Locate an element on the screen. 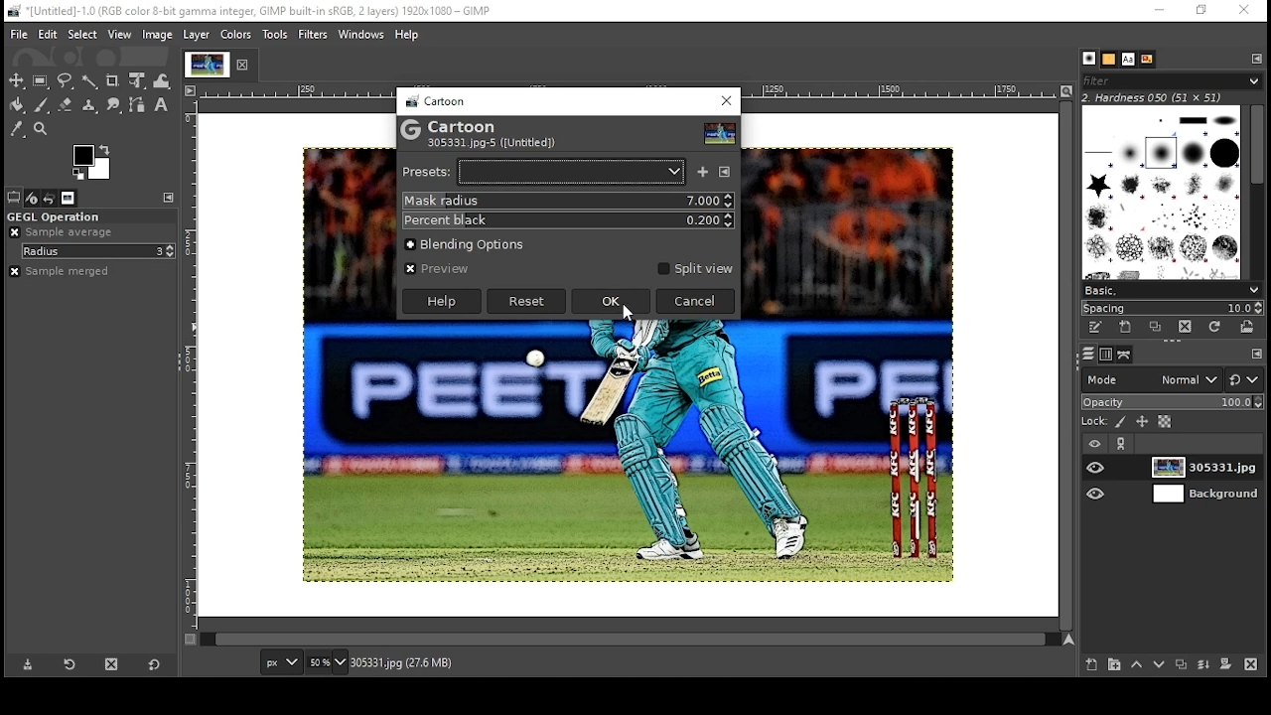 Image resolution: width=1271 pixels, height=715 pixels. lock position and size is located at coordinates (1142, 422).